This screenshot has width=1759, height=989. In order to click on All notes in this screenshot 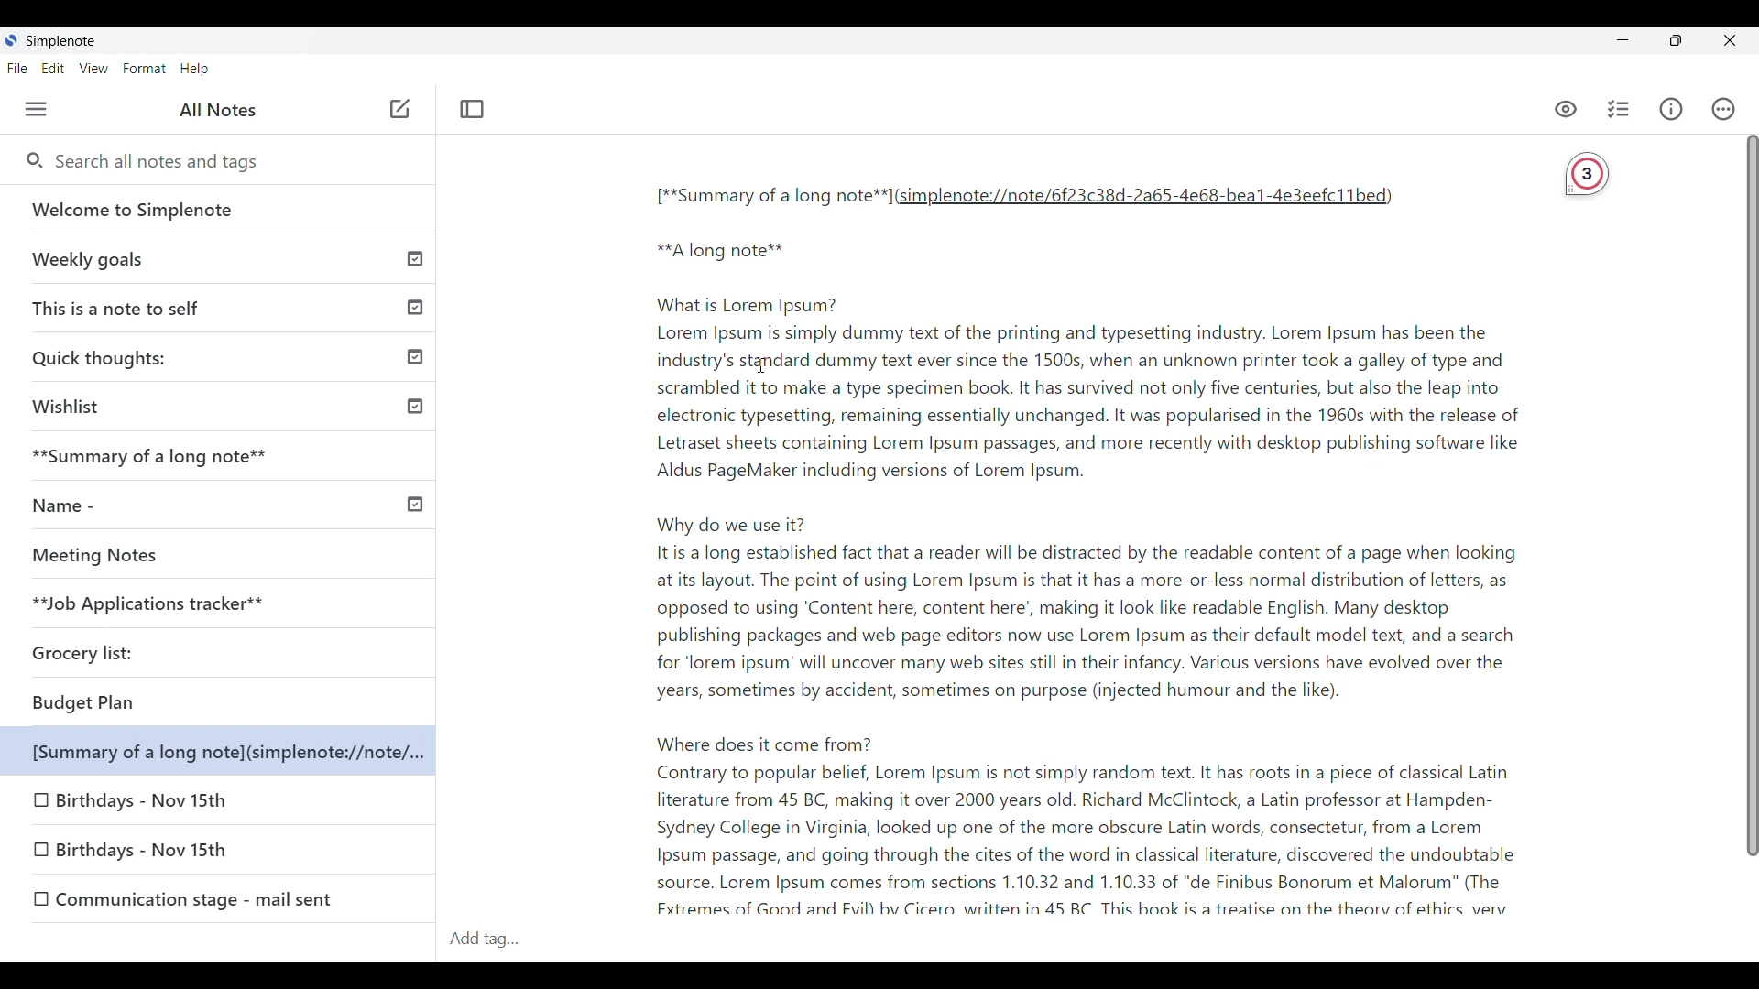, I will do `click(218, 109)`.